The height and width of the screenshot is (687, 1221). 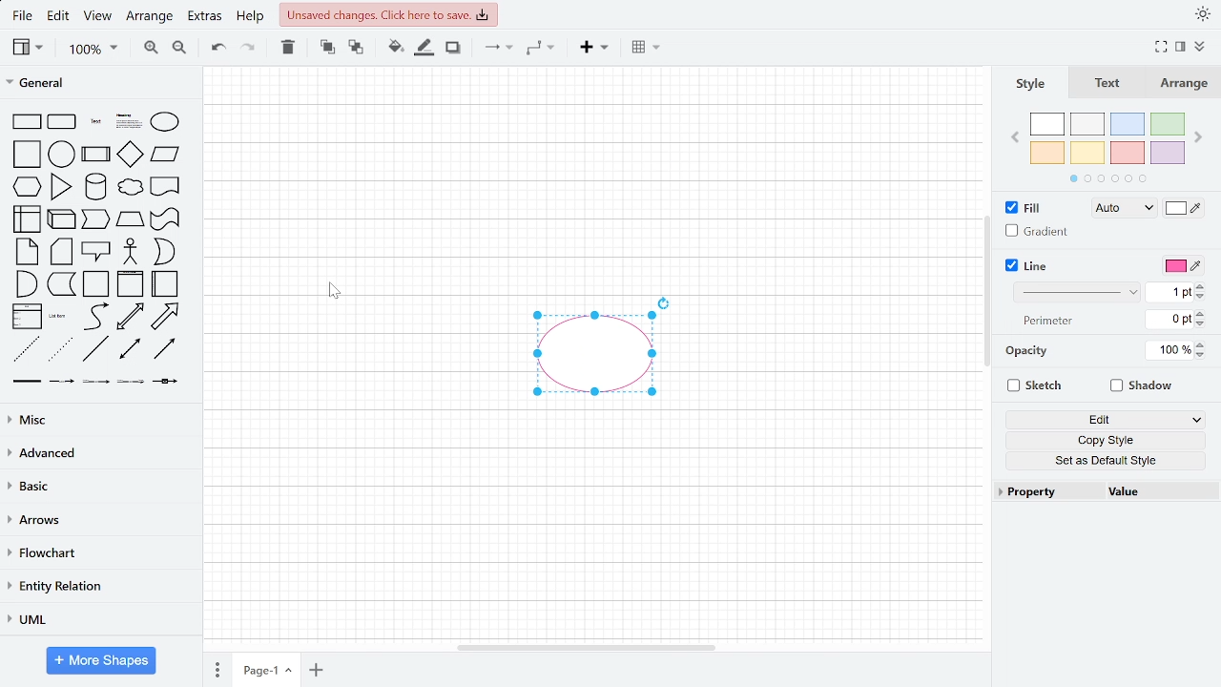 What do you see at coordinates (1017, 137) in the screenshot?
I see `Previous` at bounding box center [1017, 137].